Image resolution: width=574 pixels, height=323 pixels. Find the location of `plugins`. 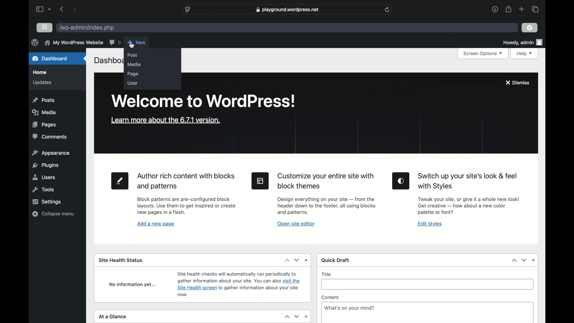

plugins is located at coordinates (46, 166).